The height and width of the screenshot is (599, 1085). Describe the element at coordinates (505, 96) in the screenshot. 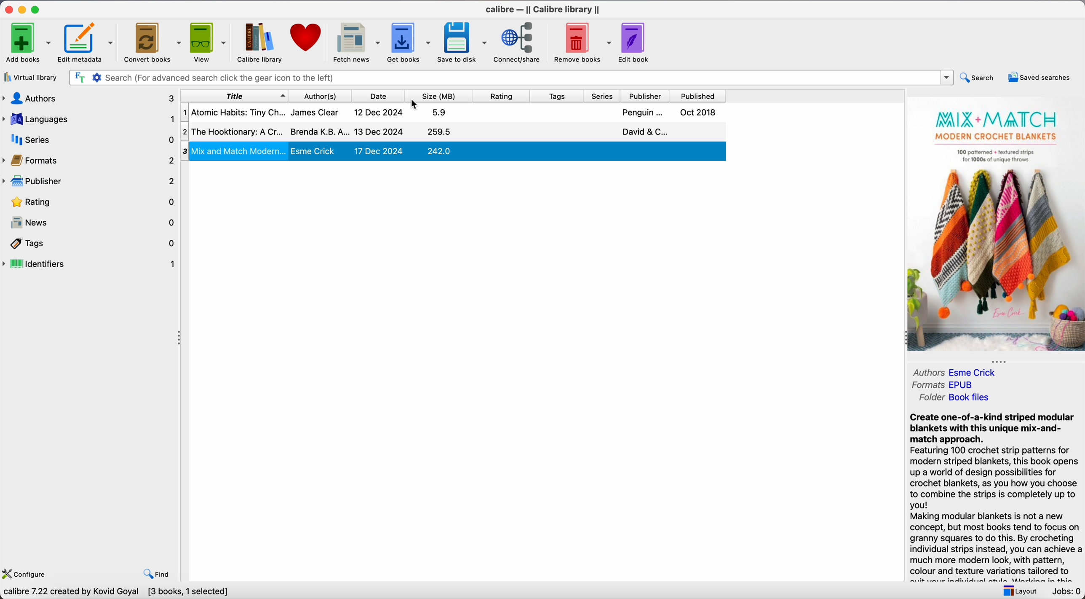

I see `rating` at that location.